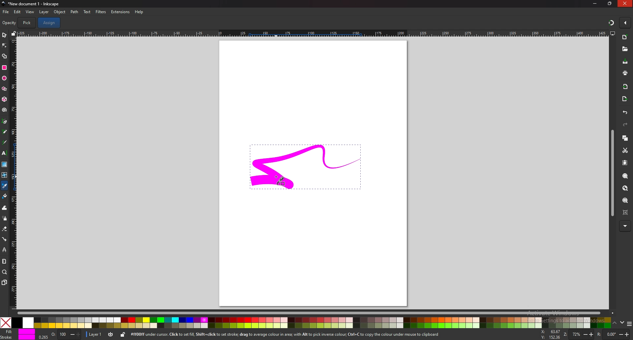 The width and height of the screenshot is (633, 340). What do you see at coordinates (625, 125) in the screenshot?
I see `redo` at bounding box center [625, 125].